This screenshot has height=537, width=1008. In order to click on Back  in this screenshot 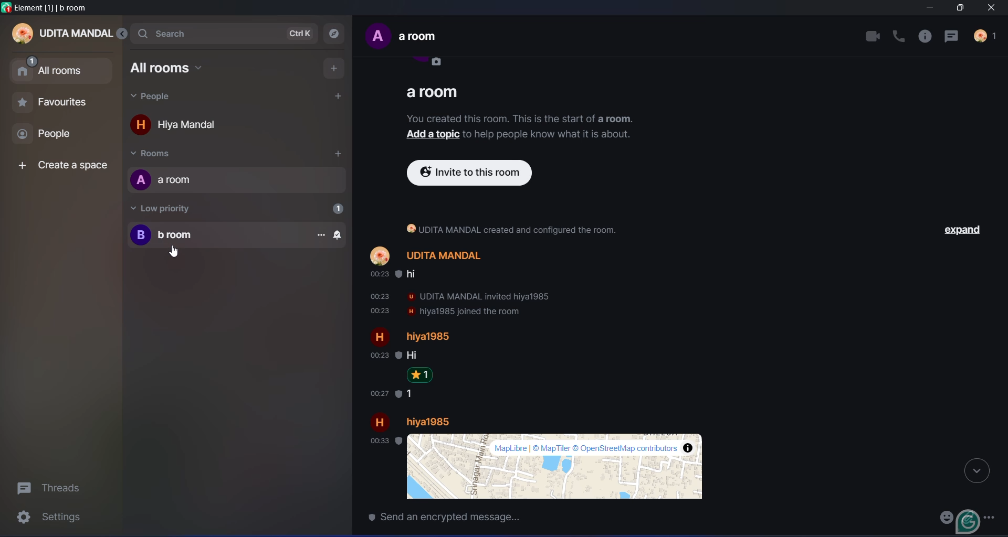, I will do `click(125, 34)`.